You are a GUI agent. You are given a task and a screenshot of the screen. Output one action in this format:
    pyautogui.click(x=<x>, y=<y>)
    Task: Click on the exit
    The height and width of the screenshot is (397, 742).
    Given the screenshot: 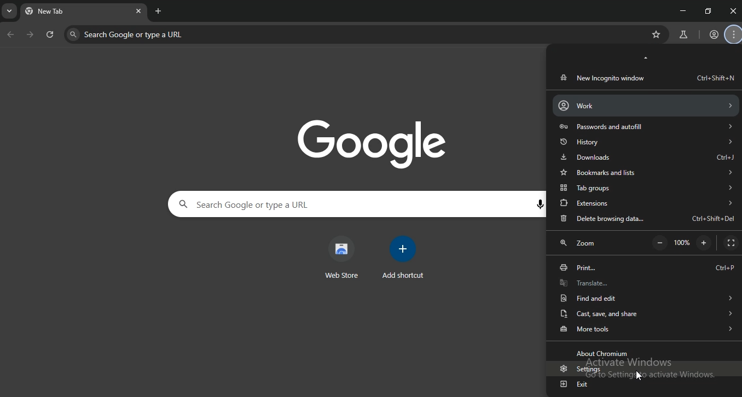 What is the action you would take?
    pyautogui.click(x=575, y=384)
    